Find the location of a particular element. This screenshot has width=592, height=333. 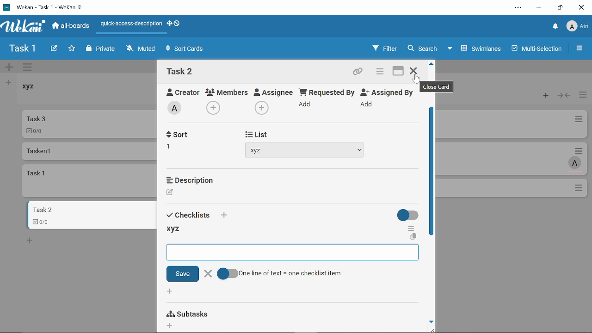

Car is located at coordinates (89, 123).